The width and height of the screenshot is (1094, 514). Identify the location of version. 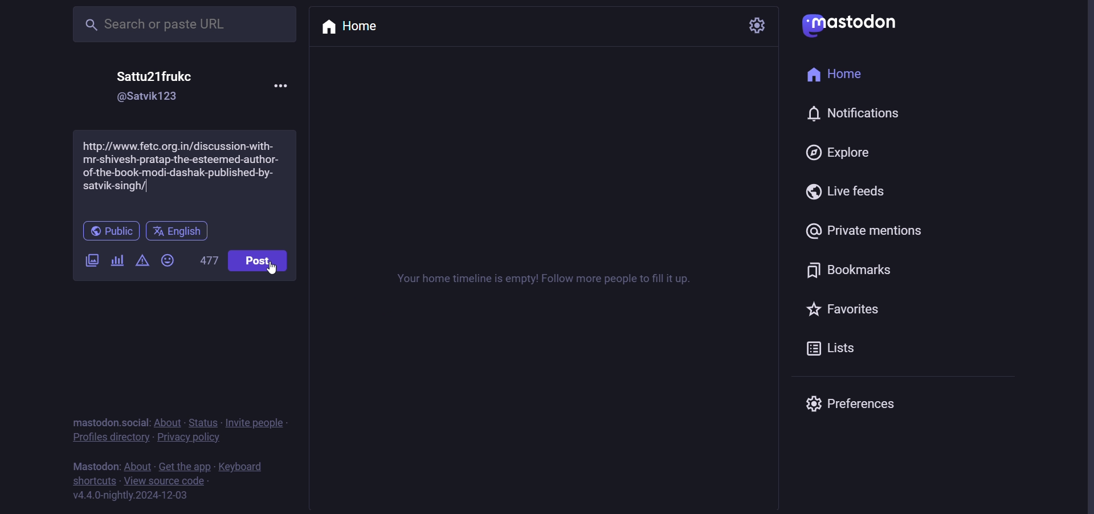
(133, 498).